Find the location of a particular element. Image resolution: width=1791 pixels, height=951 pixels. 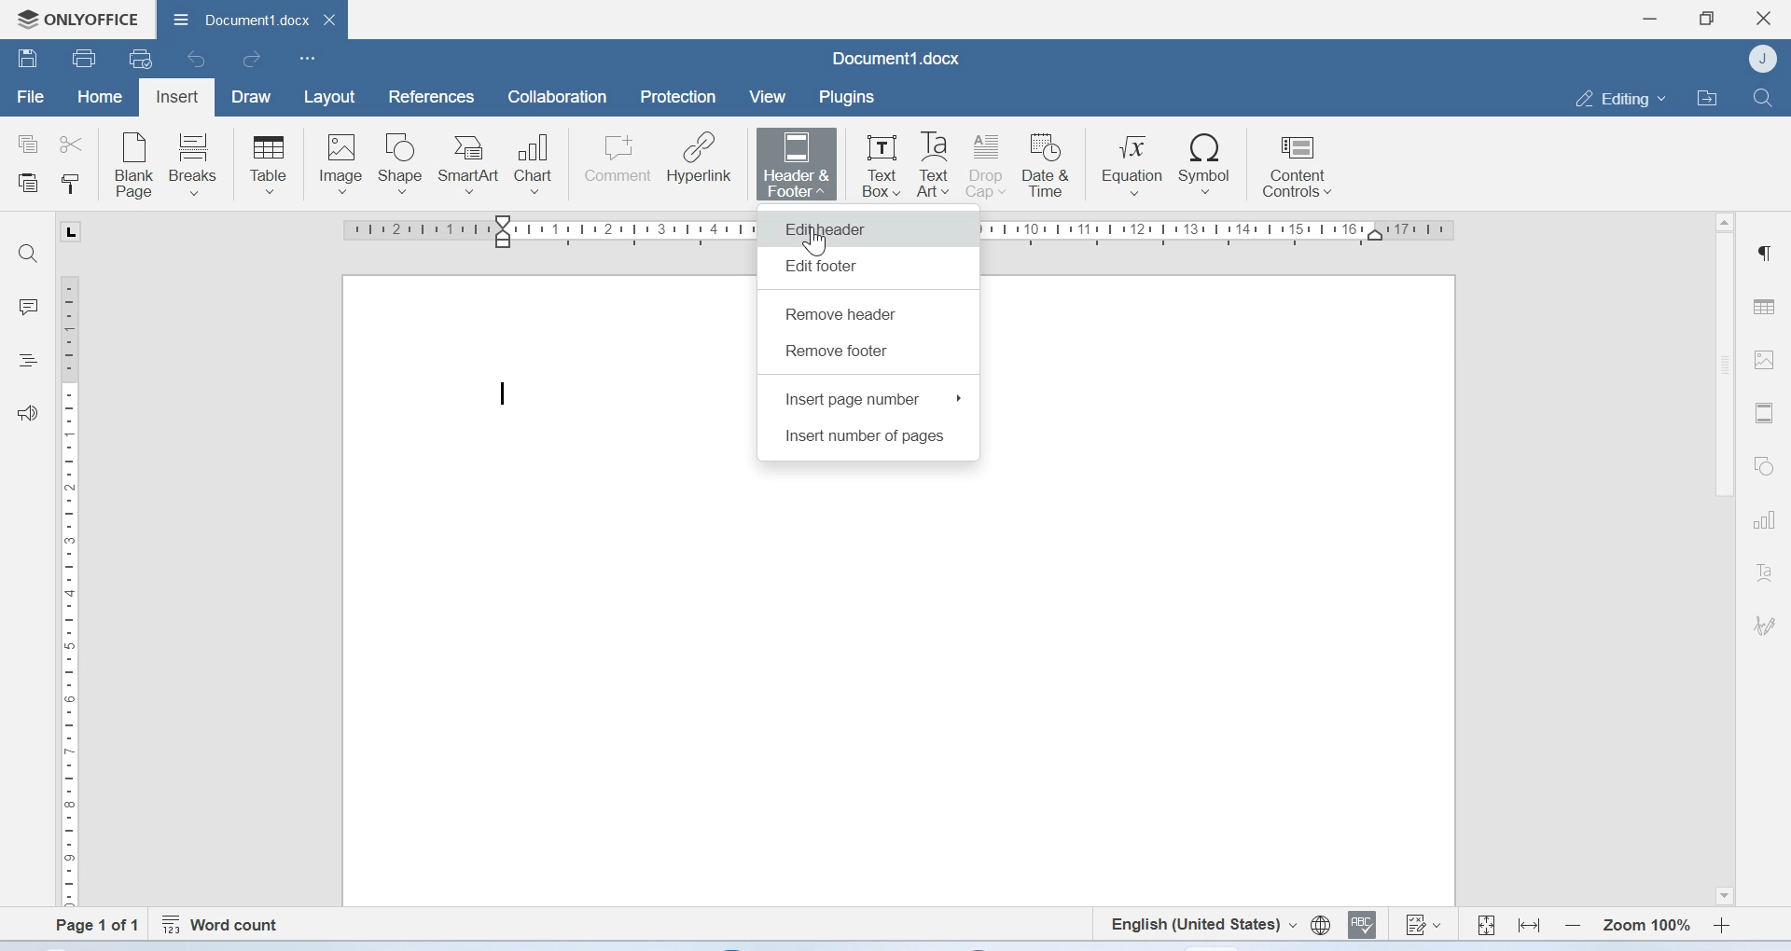

Document1.docx is located at coordinates (252, 21).